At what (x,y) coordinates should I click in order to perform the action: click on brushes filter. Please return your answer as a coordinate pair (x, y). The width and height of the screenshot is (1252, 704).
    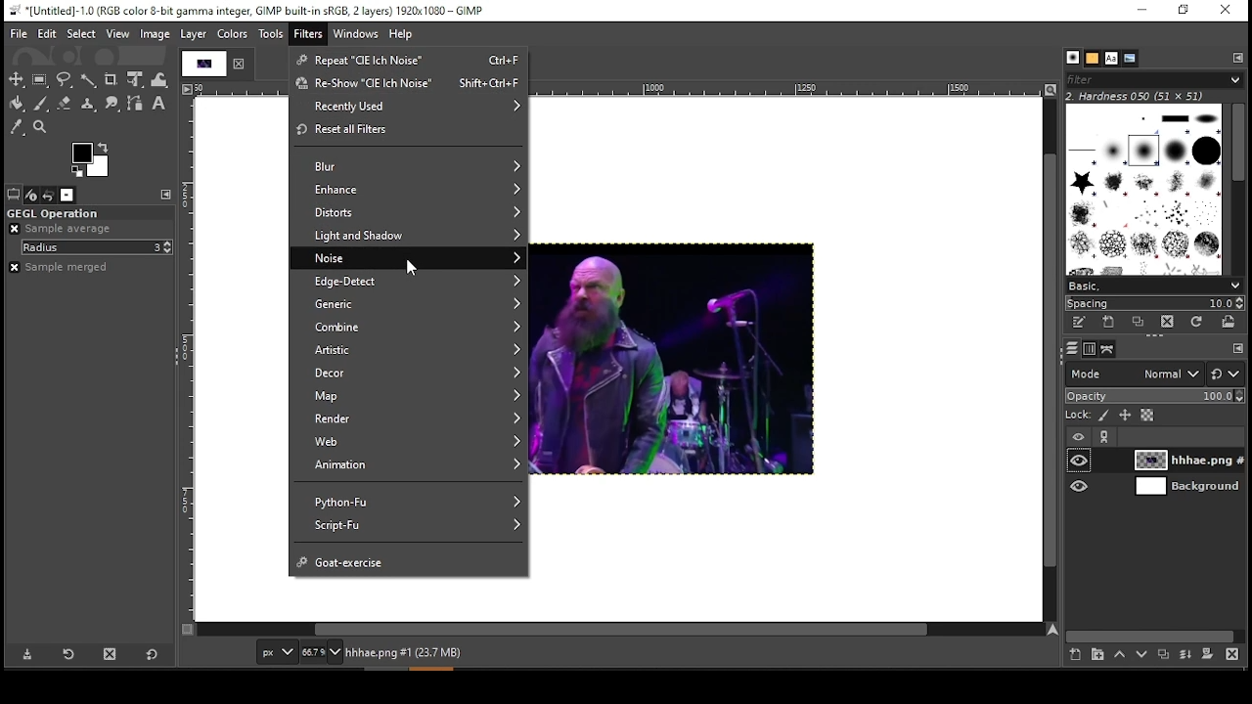
    Looking at the image, I should click on (1152, 79).